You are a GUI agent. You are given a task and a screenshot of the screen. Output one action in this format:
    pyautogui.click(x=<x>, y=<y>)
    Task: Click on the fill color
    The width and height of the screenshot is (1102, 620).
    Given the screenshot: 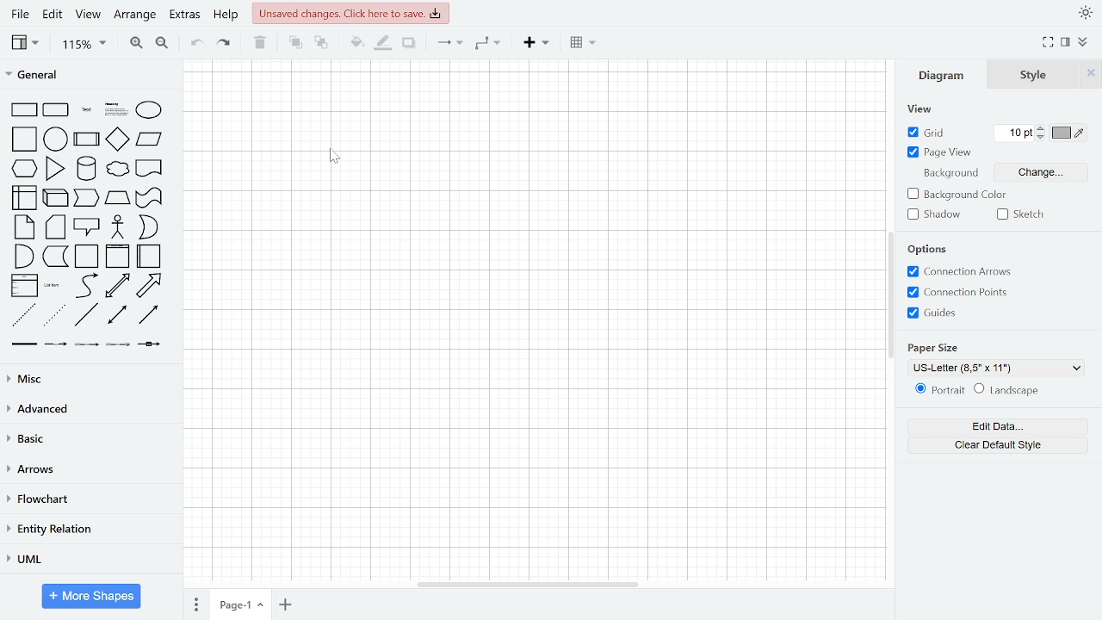 What is the action you would take?
    pyautogui.click(x=356, y=41)
    